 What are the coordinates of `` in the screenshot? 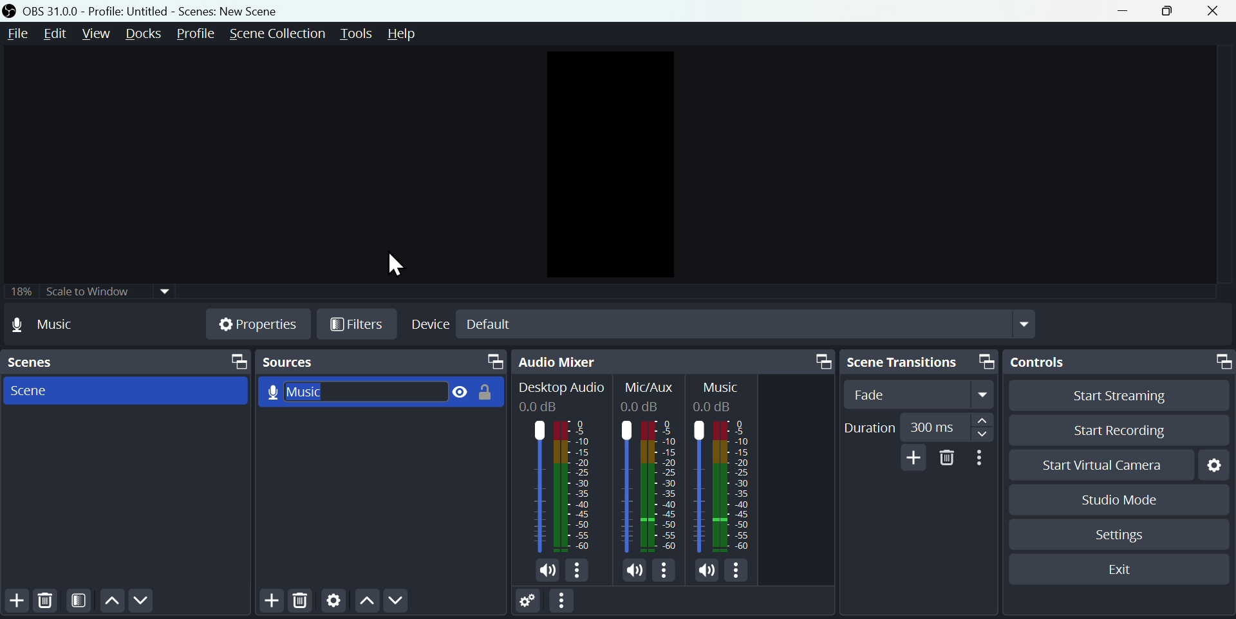 It's located at (646, 406).